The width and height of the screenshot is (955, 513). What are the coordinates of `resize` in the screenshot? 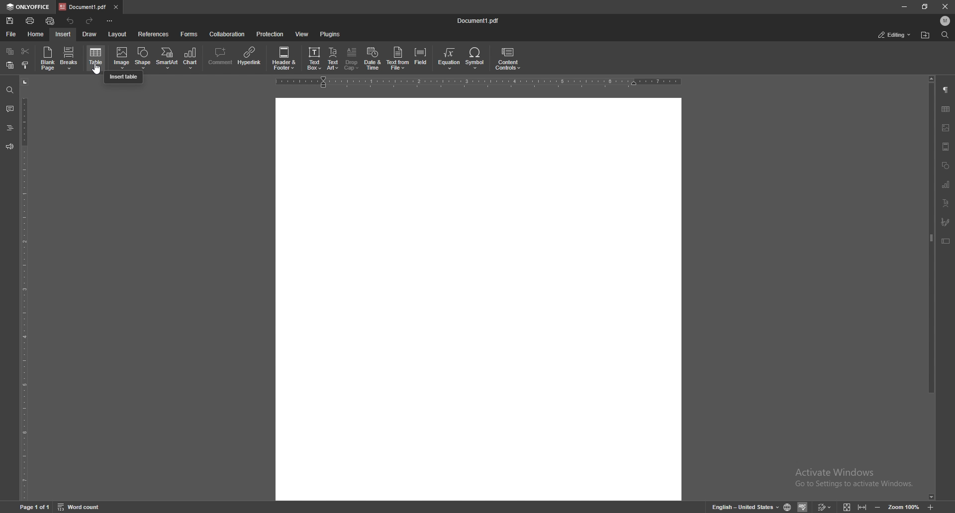 It's located at (925, 6).